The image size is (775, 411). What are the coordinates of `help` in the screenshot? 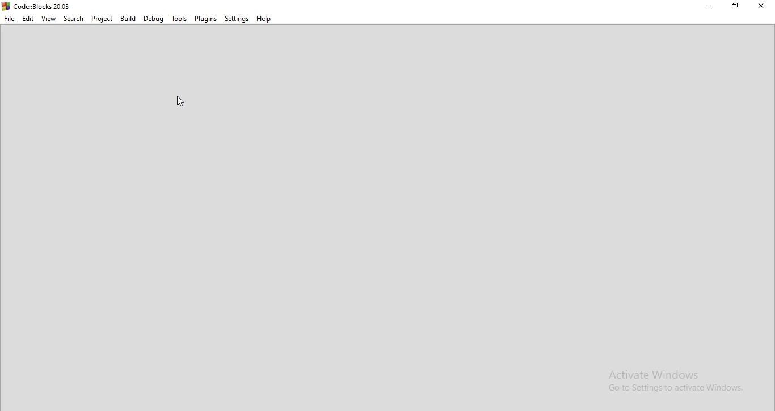 It's located at (264, 20).